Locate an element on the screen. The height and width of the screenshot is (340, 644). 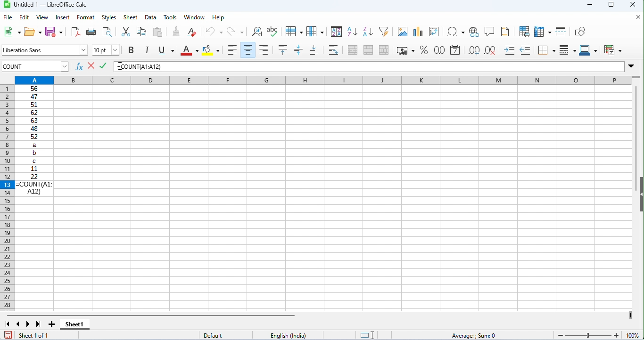
Software logo is located at coordinates (8, 5).